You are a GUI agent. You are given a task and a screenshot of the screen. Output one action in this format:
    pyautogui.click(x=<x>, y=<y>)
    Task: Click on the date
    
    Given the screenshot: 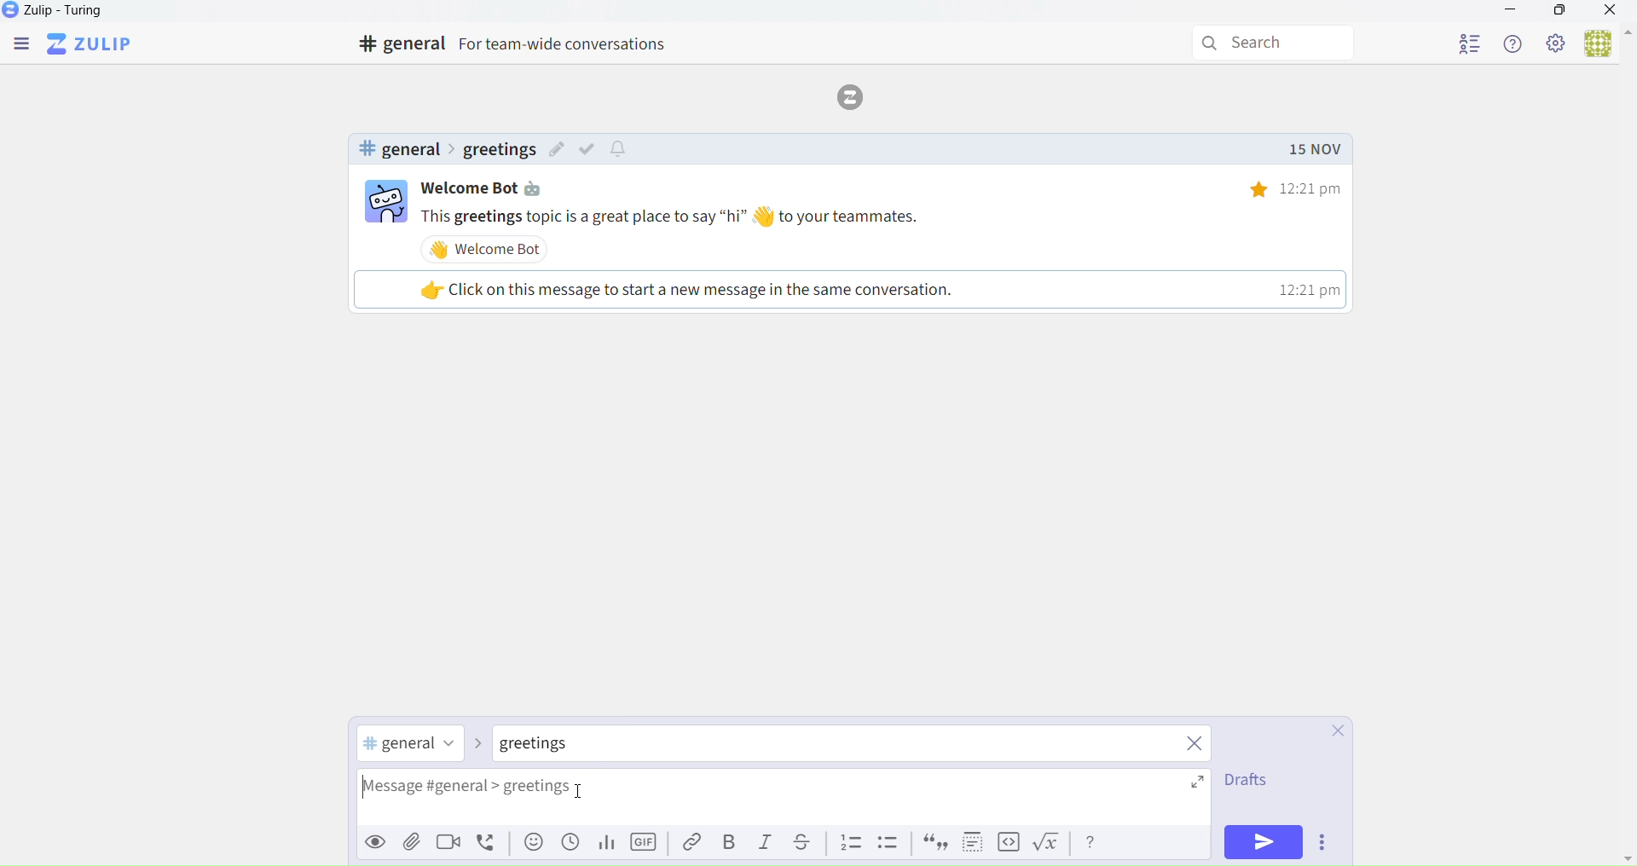 What is the action you would take?
    pyautogui.click(x=1314, y=150)
    